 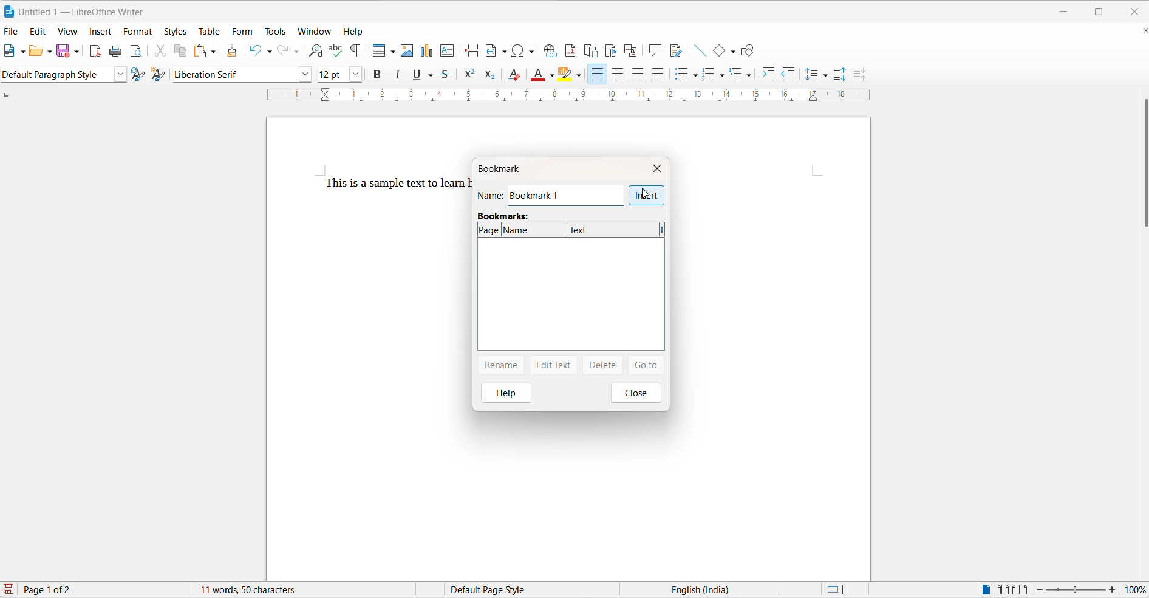 What do you see at coordinates (700, 51) in the screenshot?
I see `insert line` at bounding box center [700, 51].